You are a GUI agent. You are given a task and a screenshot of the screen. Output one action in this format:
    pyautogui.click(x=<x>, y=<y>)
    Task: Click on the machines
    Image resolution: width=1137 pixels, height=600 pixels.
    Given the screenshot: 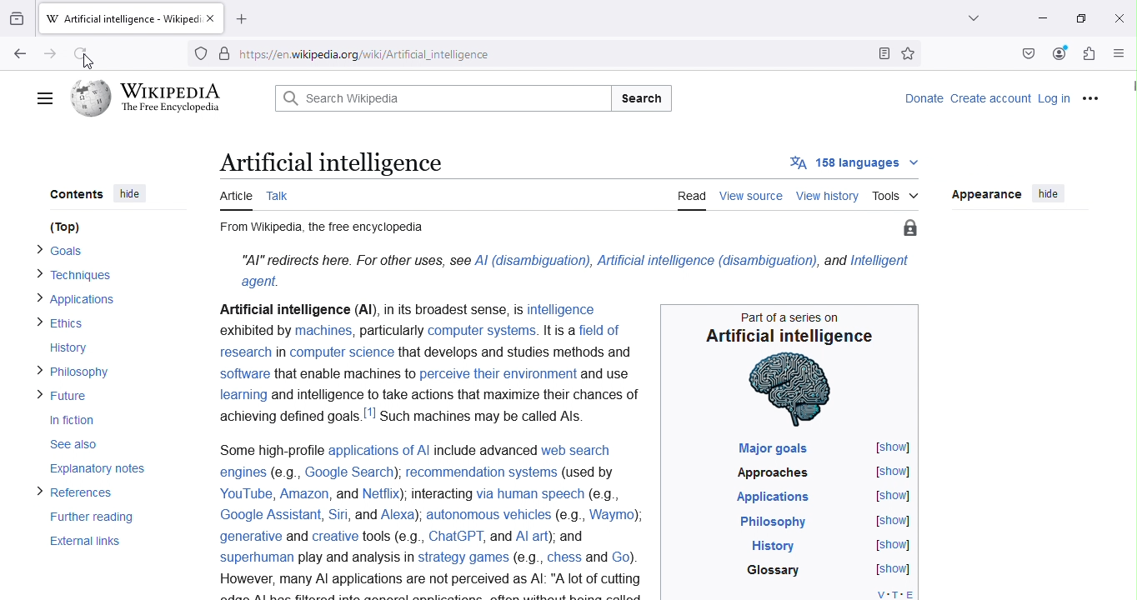 What is the action you would take?
    pyautogui.click(x=324, y=331)
    